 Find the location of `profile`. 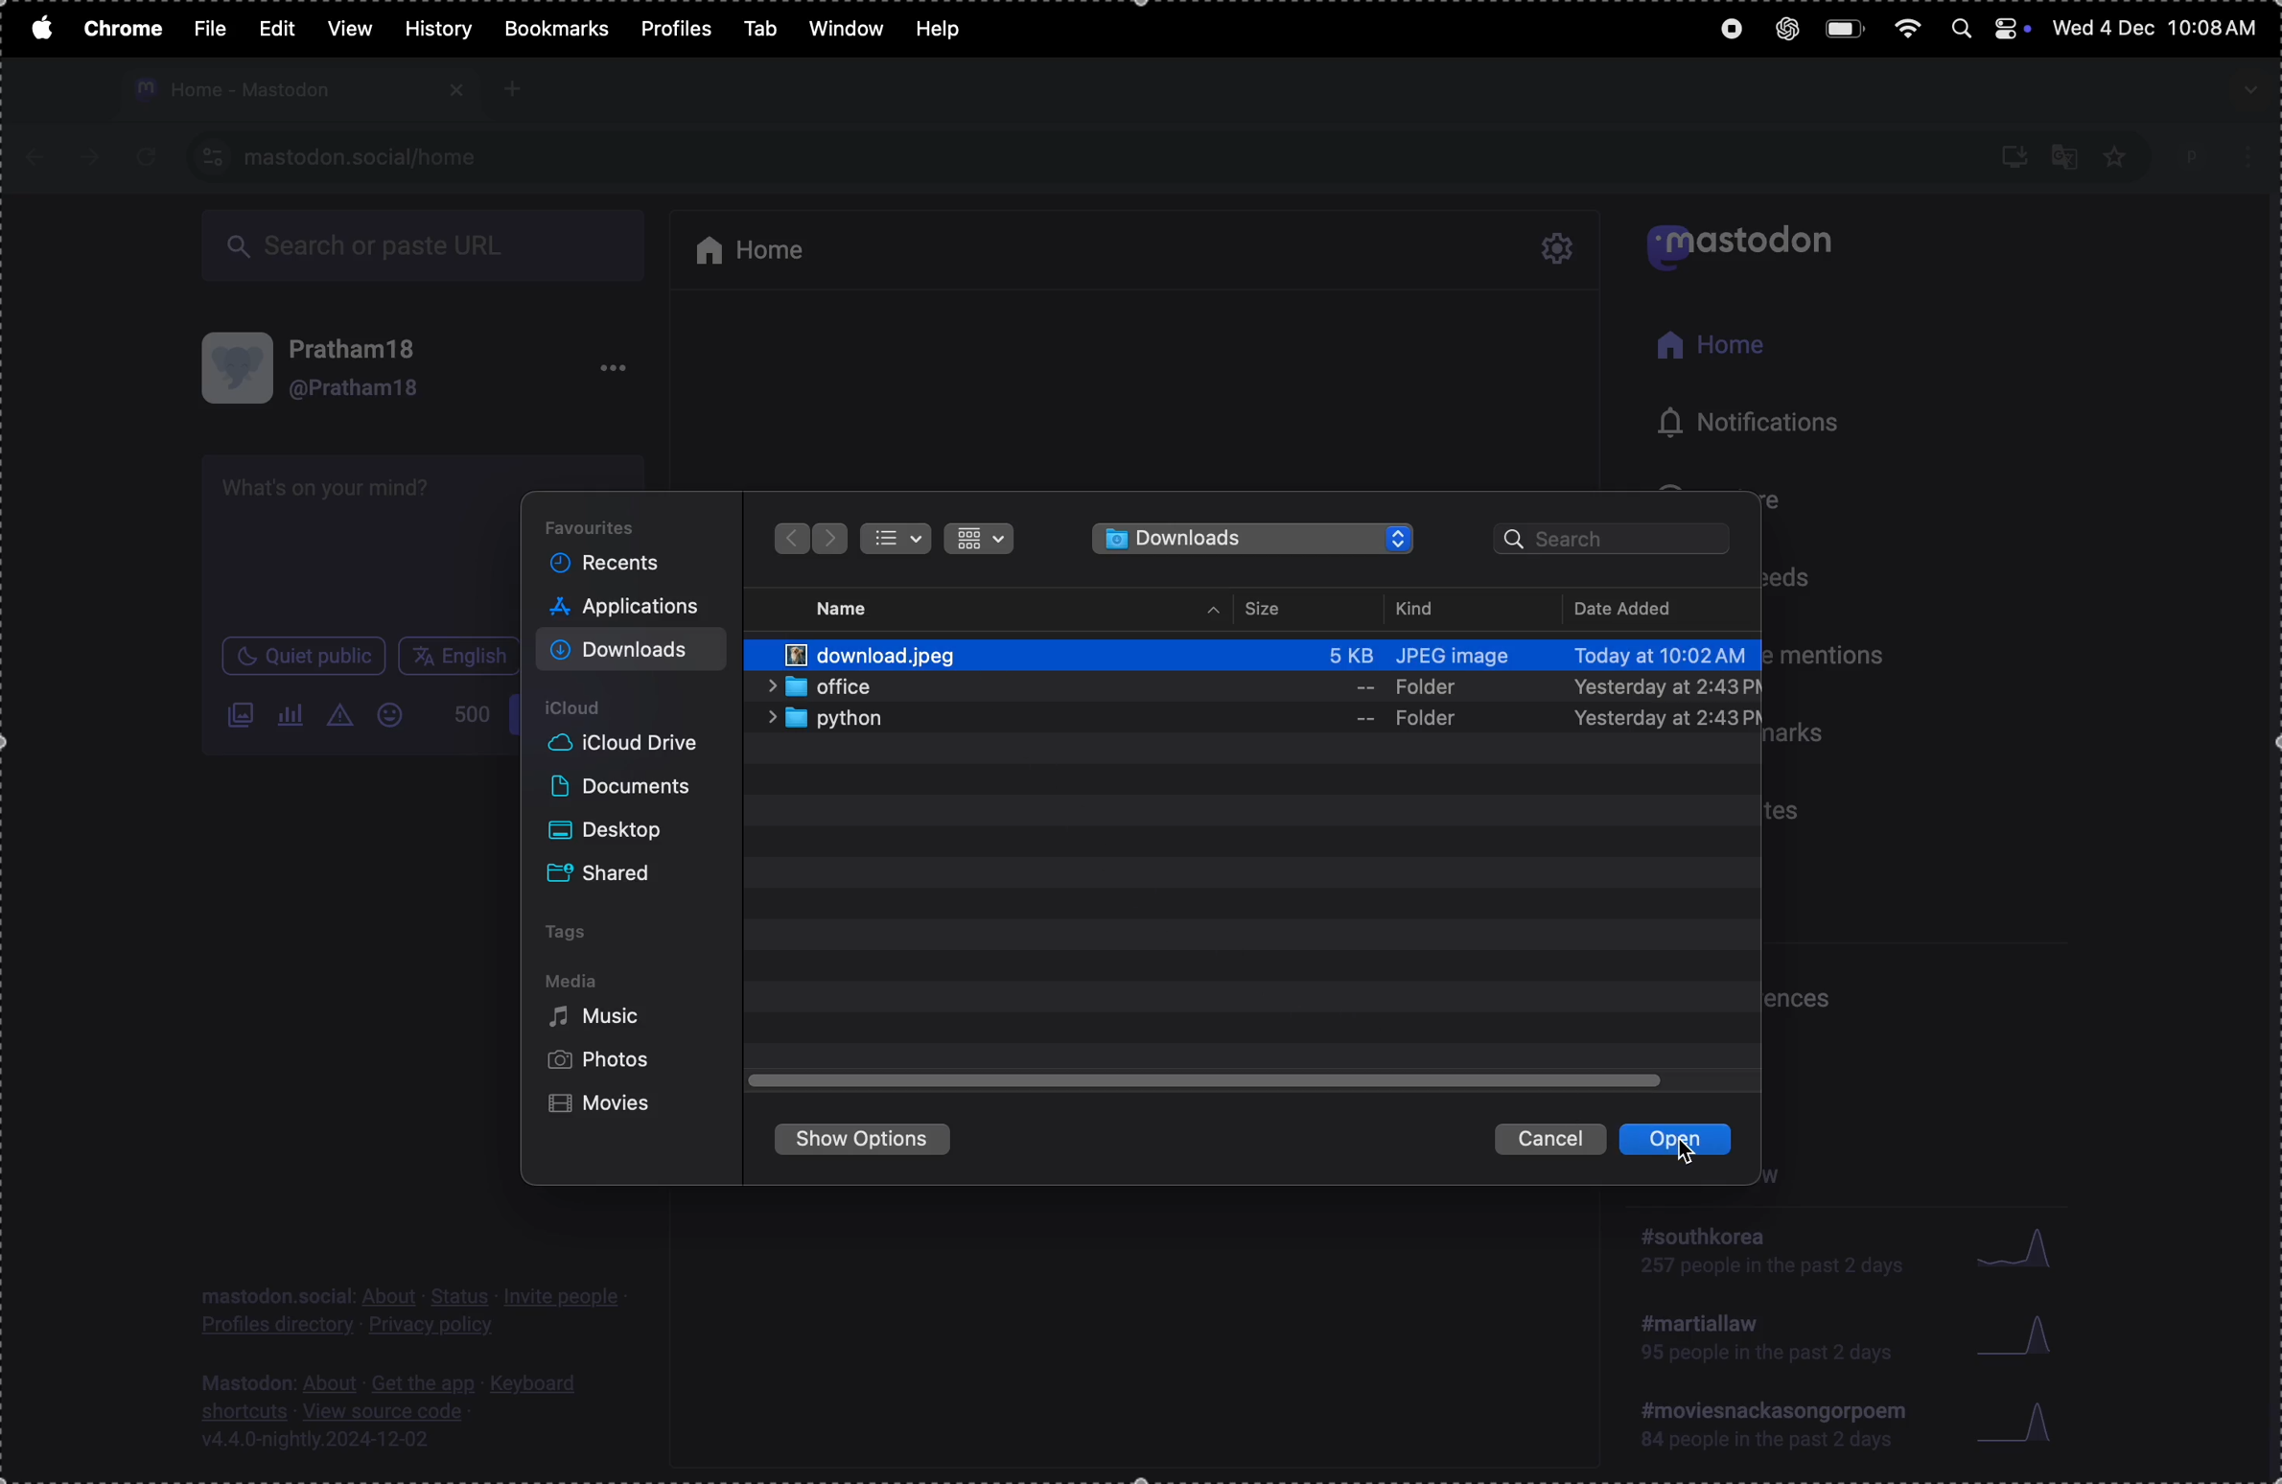

profile is located at coordinates (2220, 152).